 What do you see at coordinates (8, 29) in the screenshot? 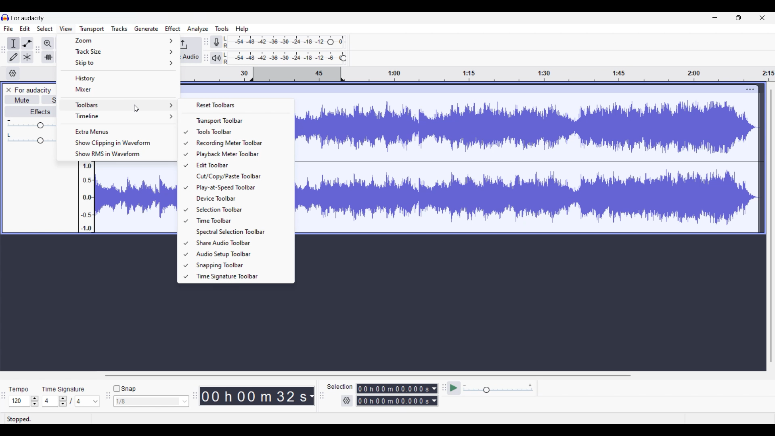
I see `File menu` at bounding box center [8, 29].